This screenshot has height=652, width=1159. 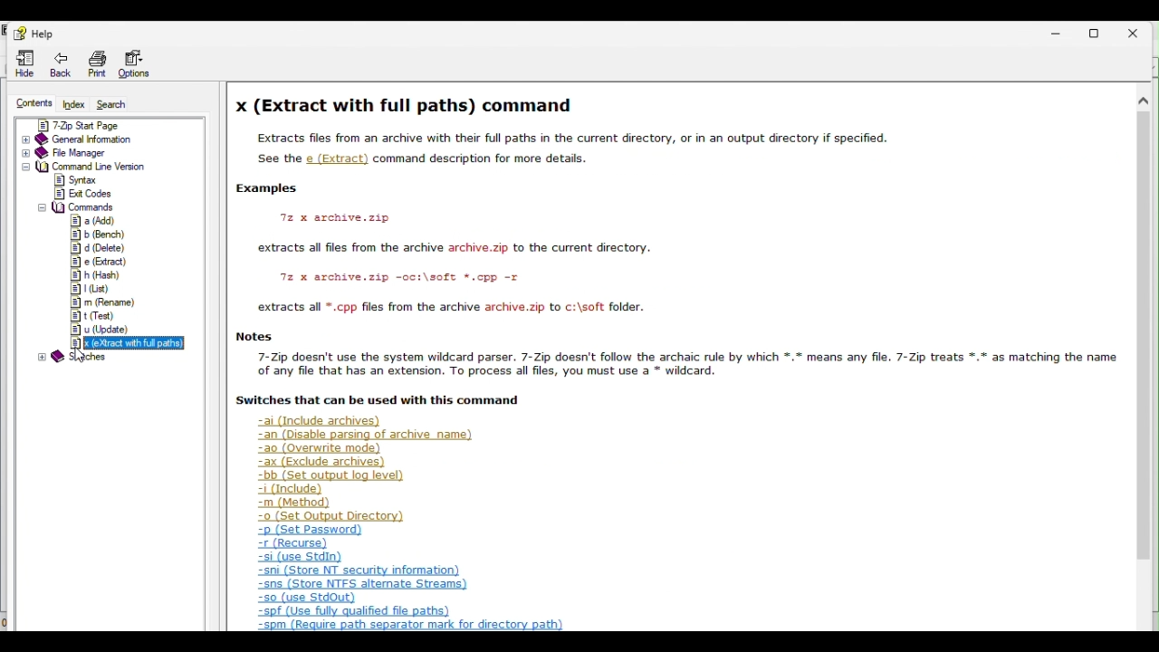 I want to click on File Manager, so click(x=674, y=102).